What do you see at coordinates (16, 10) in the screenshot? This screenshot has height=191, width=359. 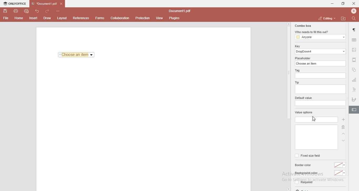 I see `print` at bounding box center [16, 10].